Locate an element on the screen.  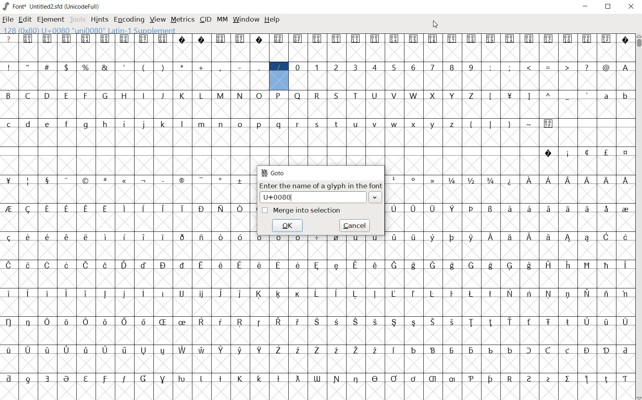
glyph is located at coordinates (182, 66).